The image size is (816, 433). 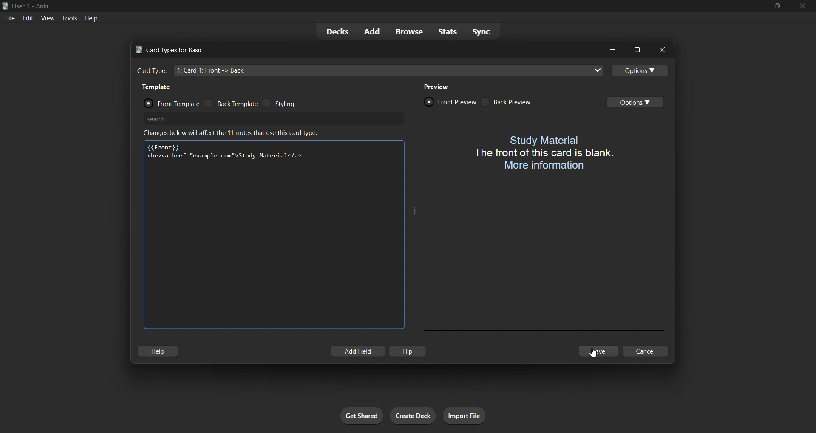 I want to click on changes below will affect the 11  notes that use this card type., so click(x=234, y=133).